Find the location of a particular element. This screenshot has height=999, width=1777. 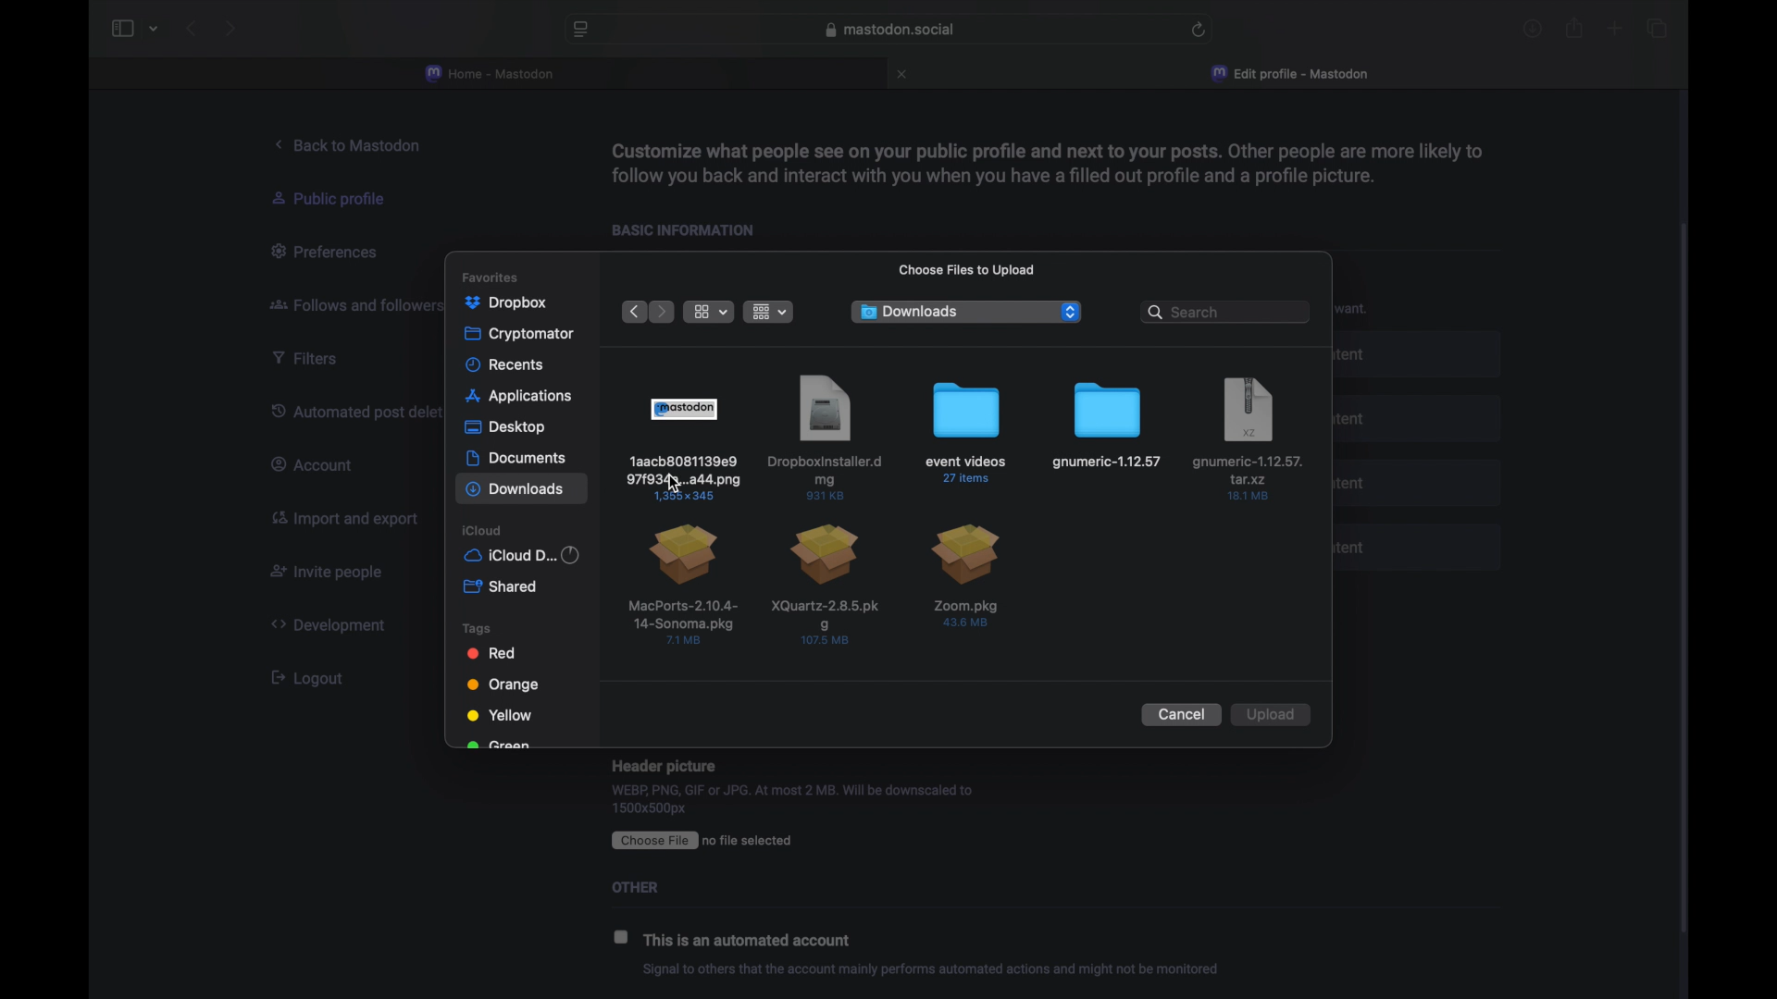

this is an automated account is located at coordinates (753, 942).